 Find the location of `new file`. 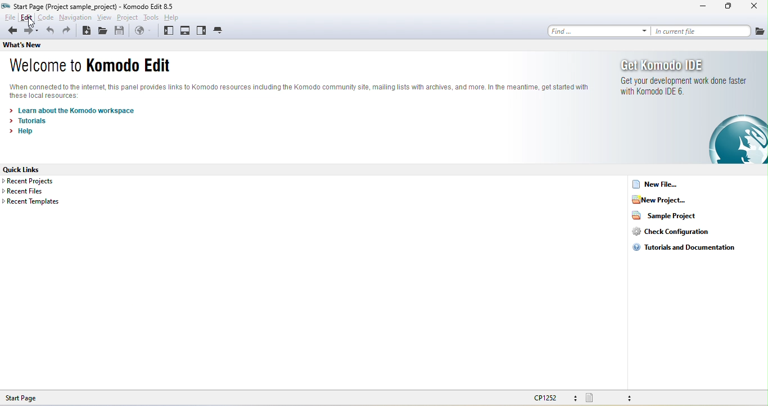

new file is located at coordinates (657, 184).